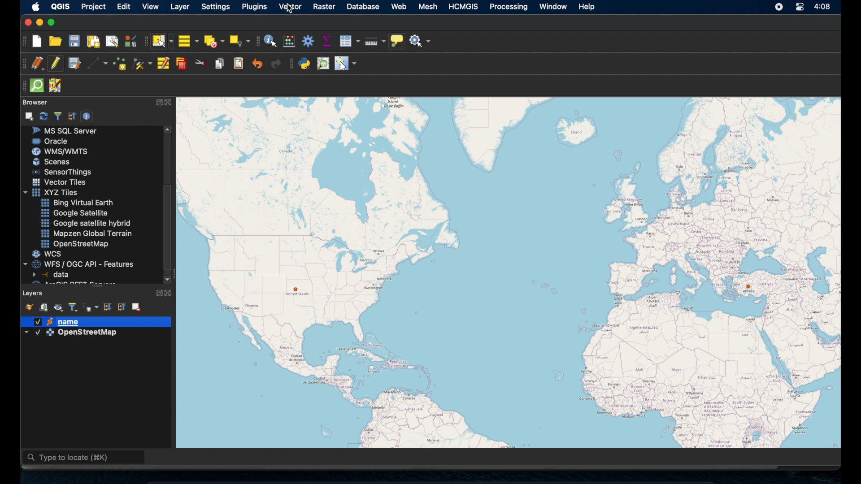 This screenshot has height=484, width=861. I want to click on scroll up arrow, so click(169, 129).